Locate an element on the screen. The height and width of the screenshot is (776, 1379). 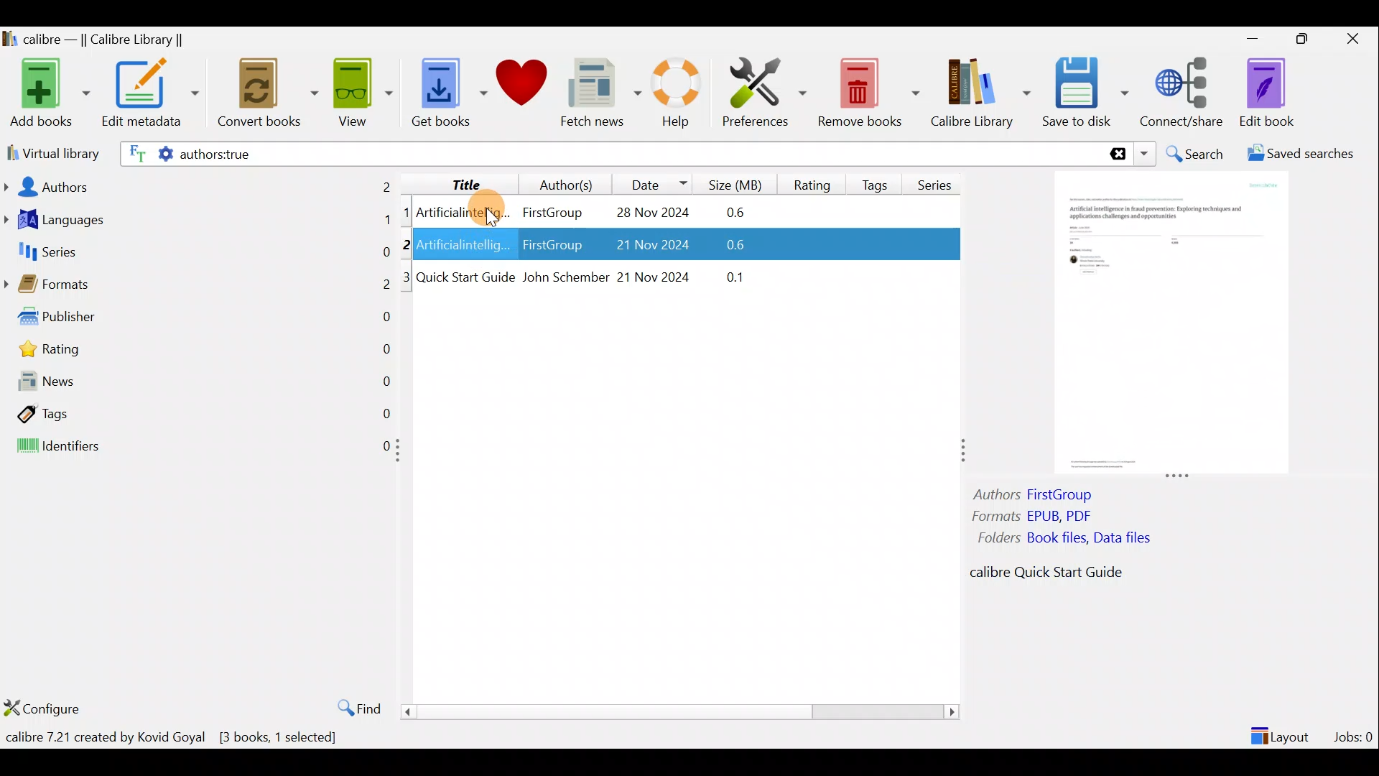
Adjust column to the left is located at coordinates (402, 455).